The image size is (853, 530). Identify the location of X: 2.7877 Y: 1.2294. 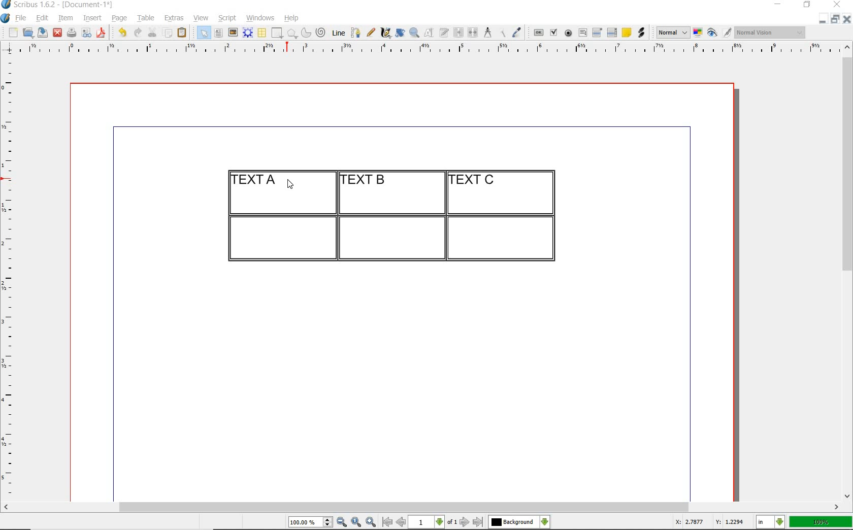
(711, 522).